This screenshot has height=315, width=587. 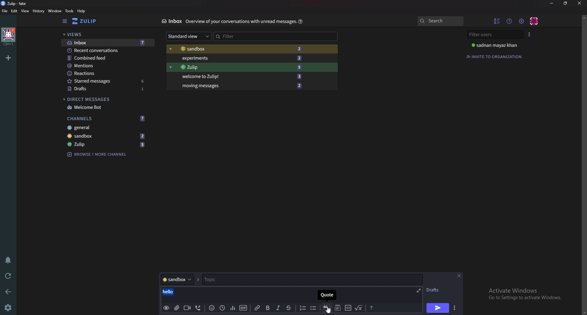 What do you see at coordinates (65, 21) in the screenshot?
I see `Hide sidebar` at bounding box center [65, 21].